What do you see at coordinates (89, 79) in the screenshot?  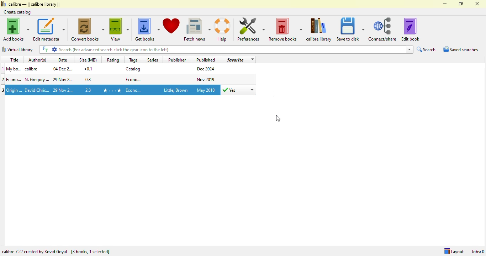 I see `size` at bounding box center [89, 79].